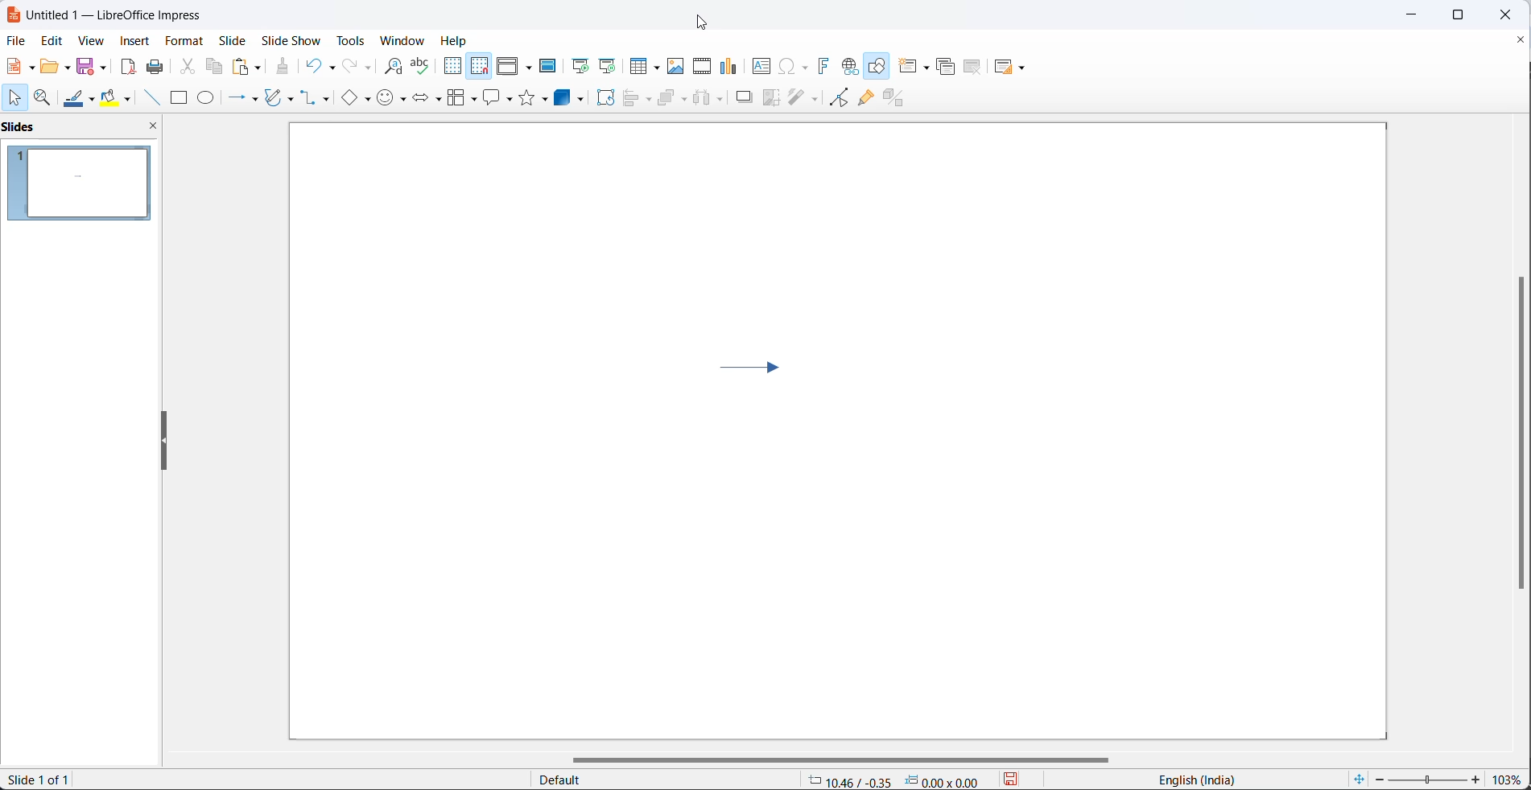  Describe the element at coordinates (155, 65) in the screenshot. I see `print` at that location.